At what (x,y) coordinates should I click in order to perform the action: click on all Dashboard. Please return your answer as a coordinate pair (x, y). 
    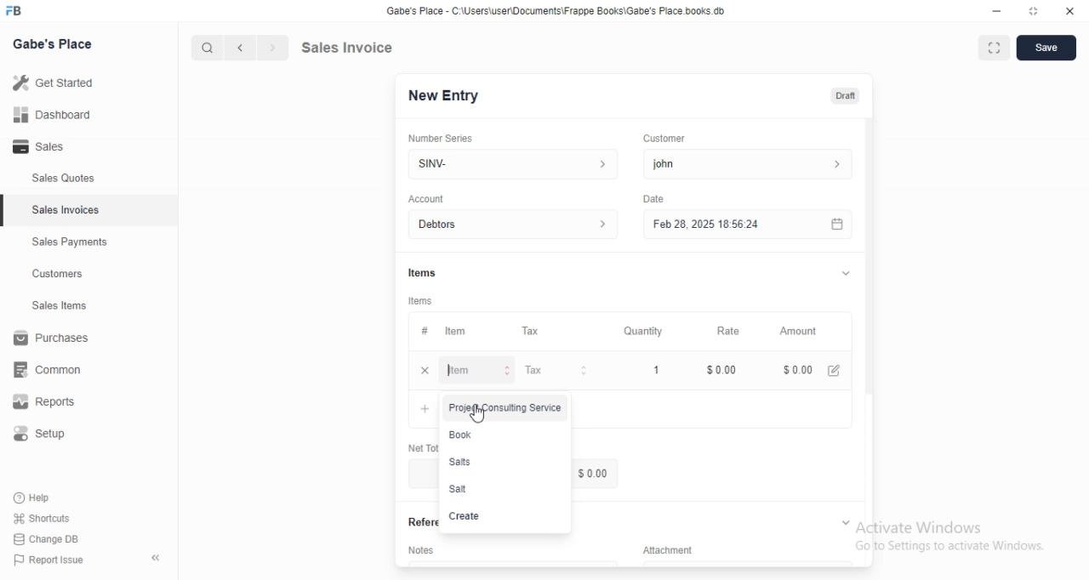
    Looking at the image, I should click on (59, 120).